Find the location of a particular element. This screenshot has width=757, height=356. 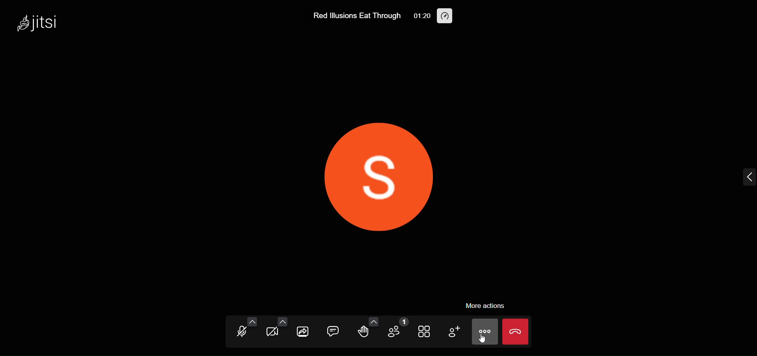

01:20 is located at coordinates (421, 17).